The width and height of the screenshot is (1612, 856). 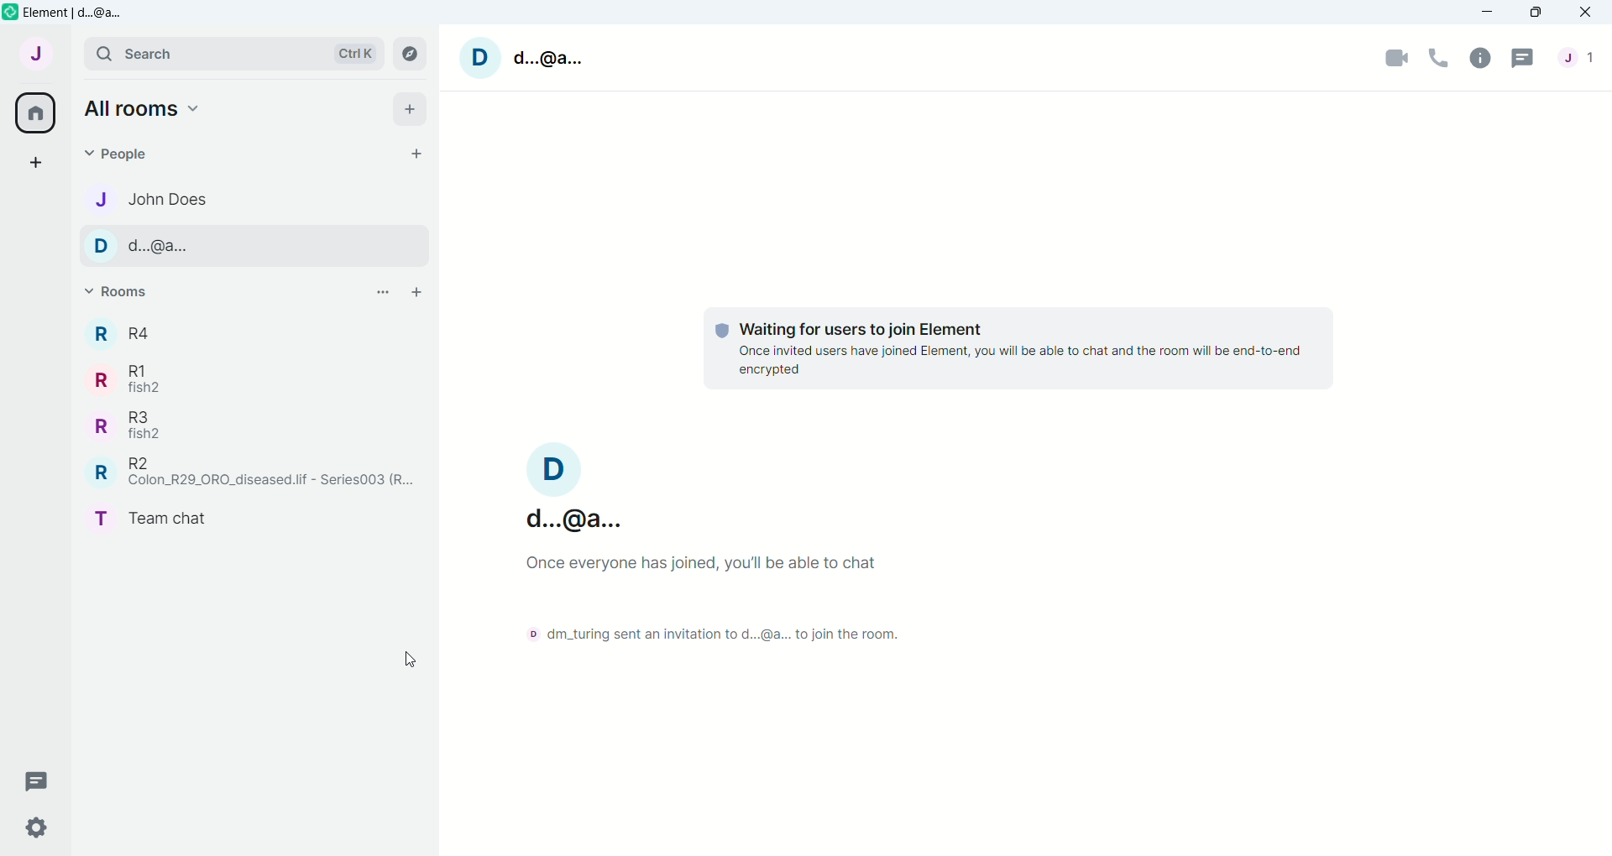 What do you see at coordinates (147, 109) in the screenshot?
I see `Home Options` at bounding box center [147, 109].